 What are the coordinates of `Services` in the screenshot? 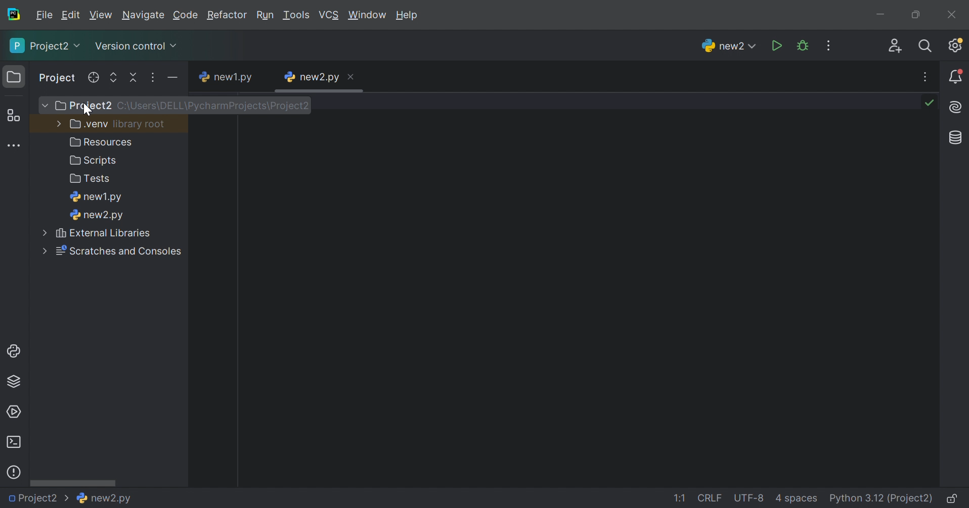 It's located at (15, 411).